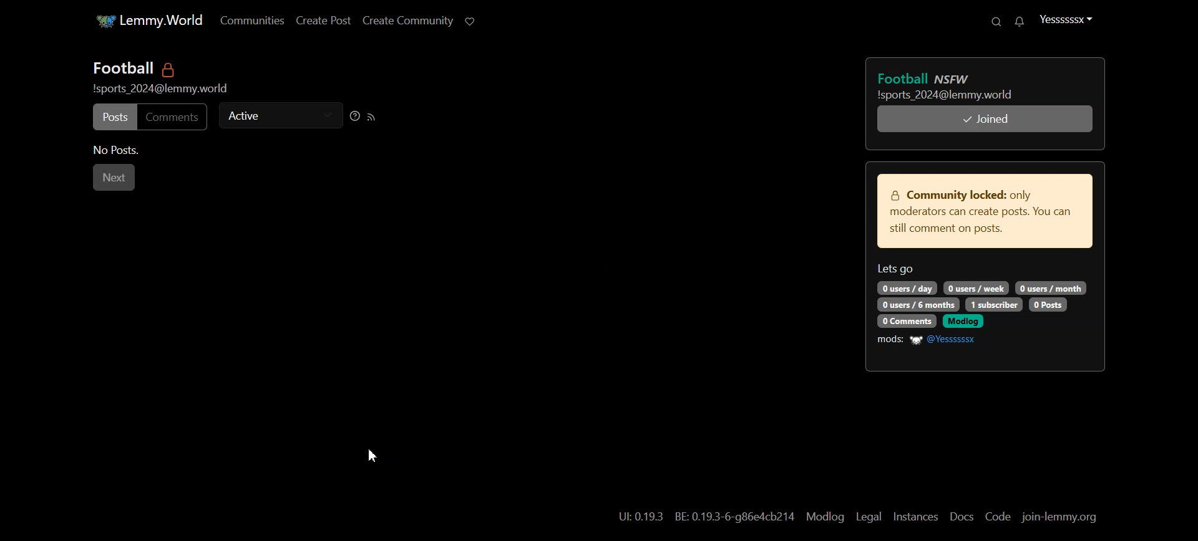 Image resolution: width=1198 pixels, height=541 pixels. Describe the element at coordinates (965, 322) in the screenshot. I see `text"` at that location.